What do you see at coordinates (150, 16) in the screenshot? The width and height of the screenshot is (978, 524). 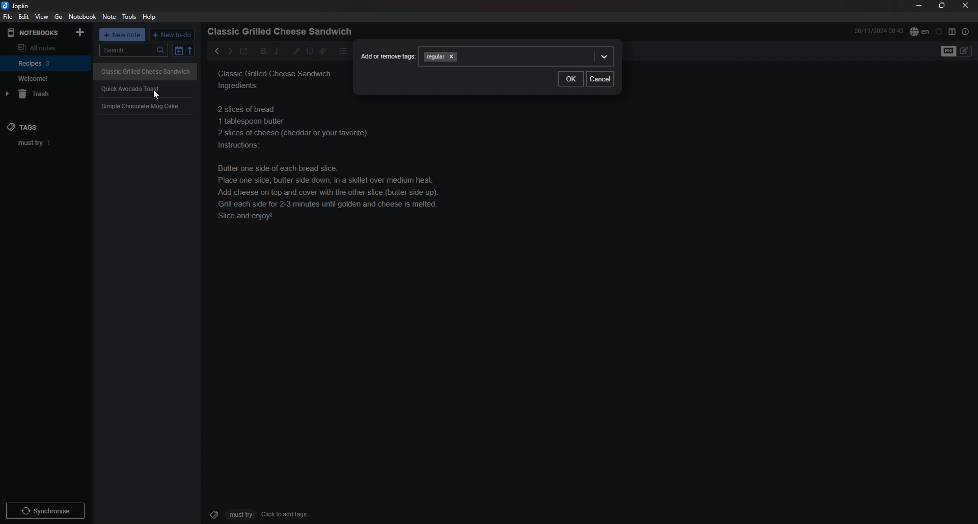 I see `Help` at bounding box center [150, 16].